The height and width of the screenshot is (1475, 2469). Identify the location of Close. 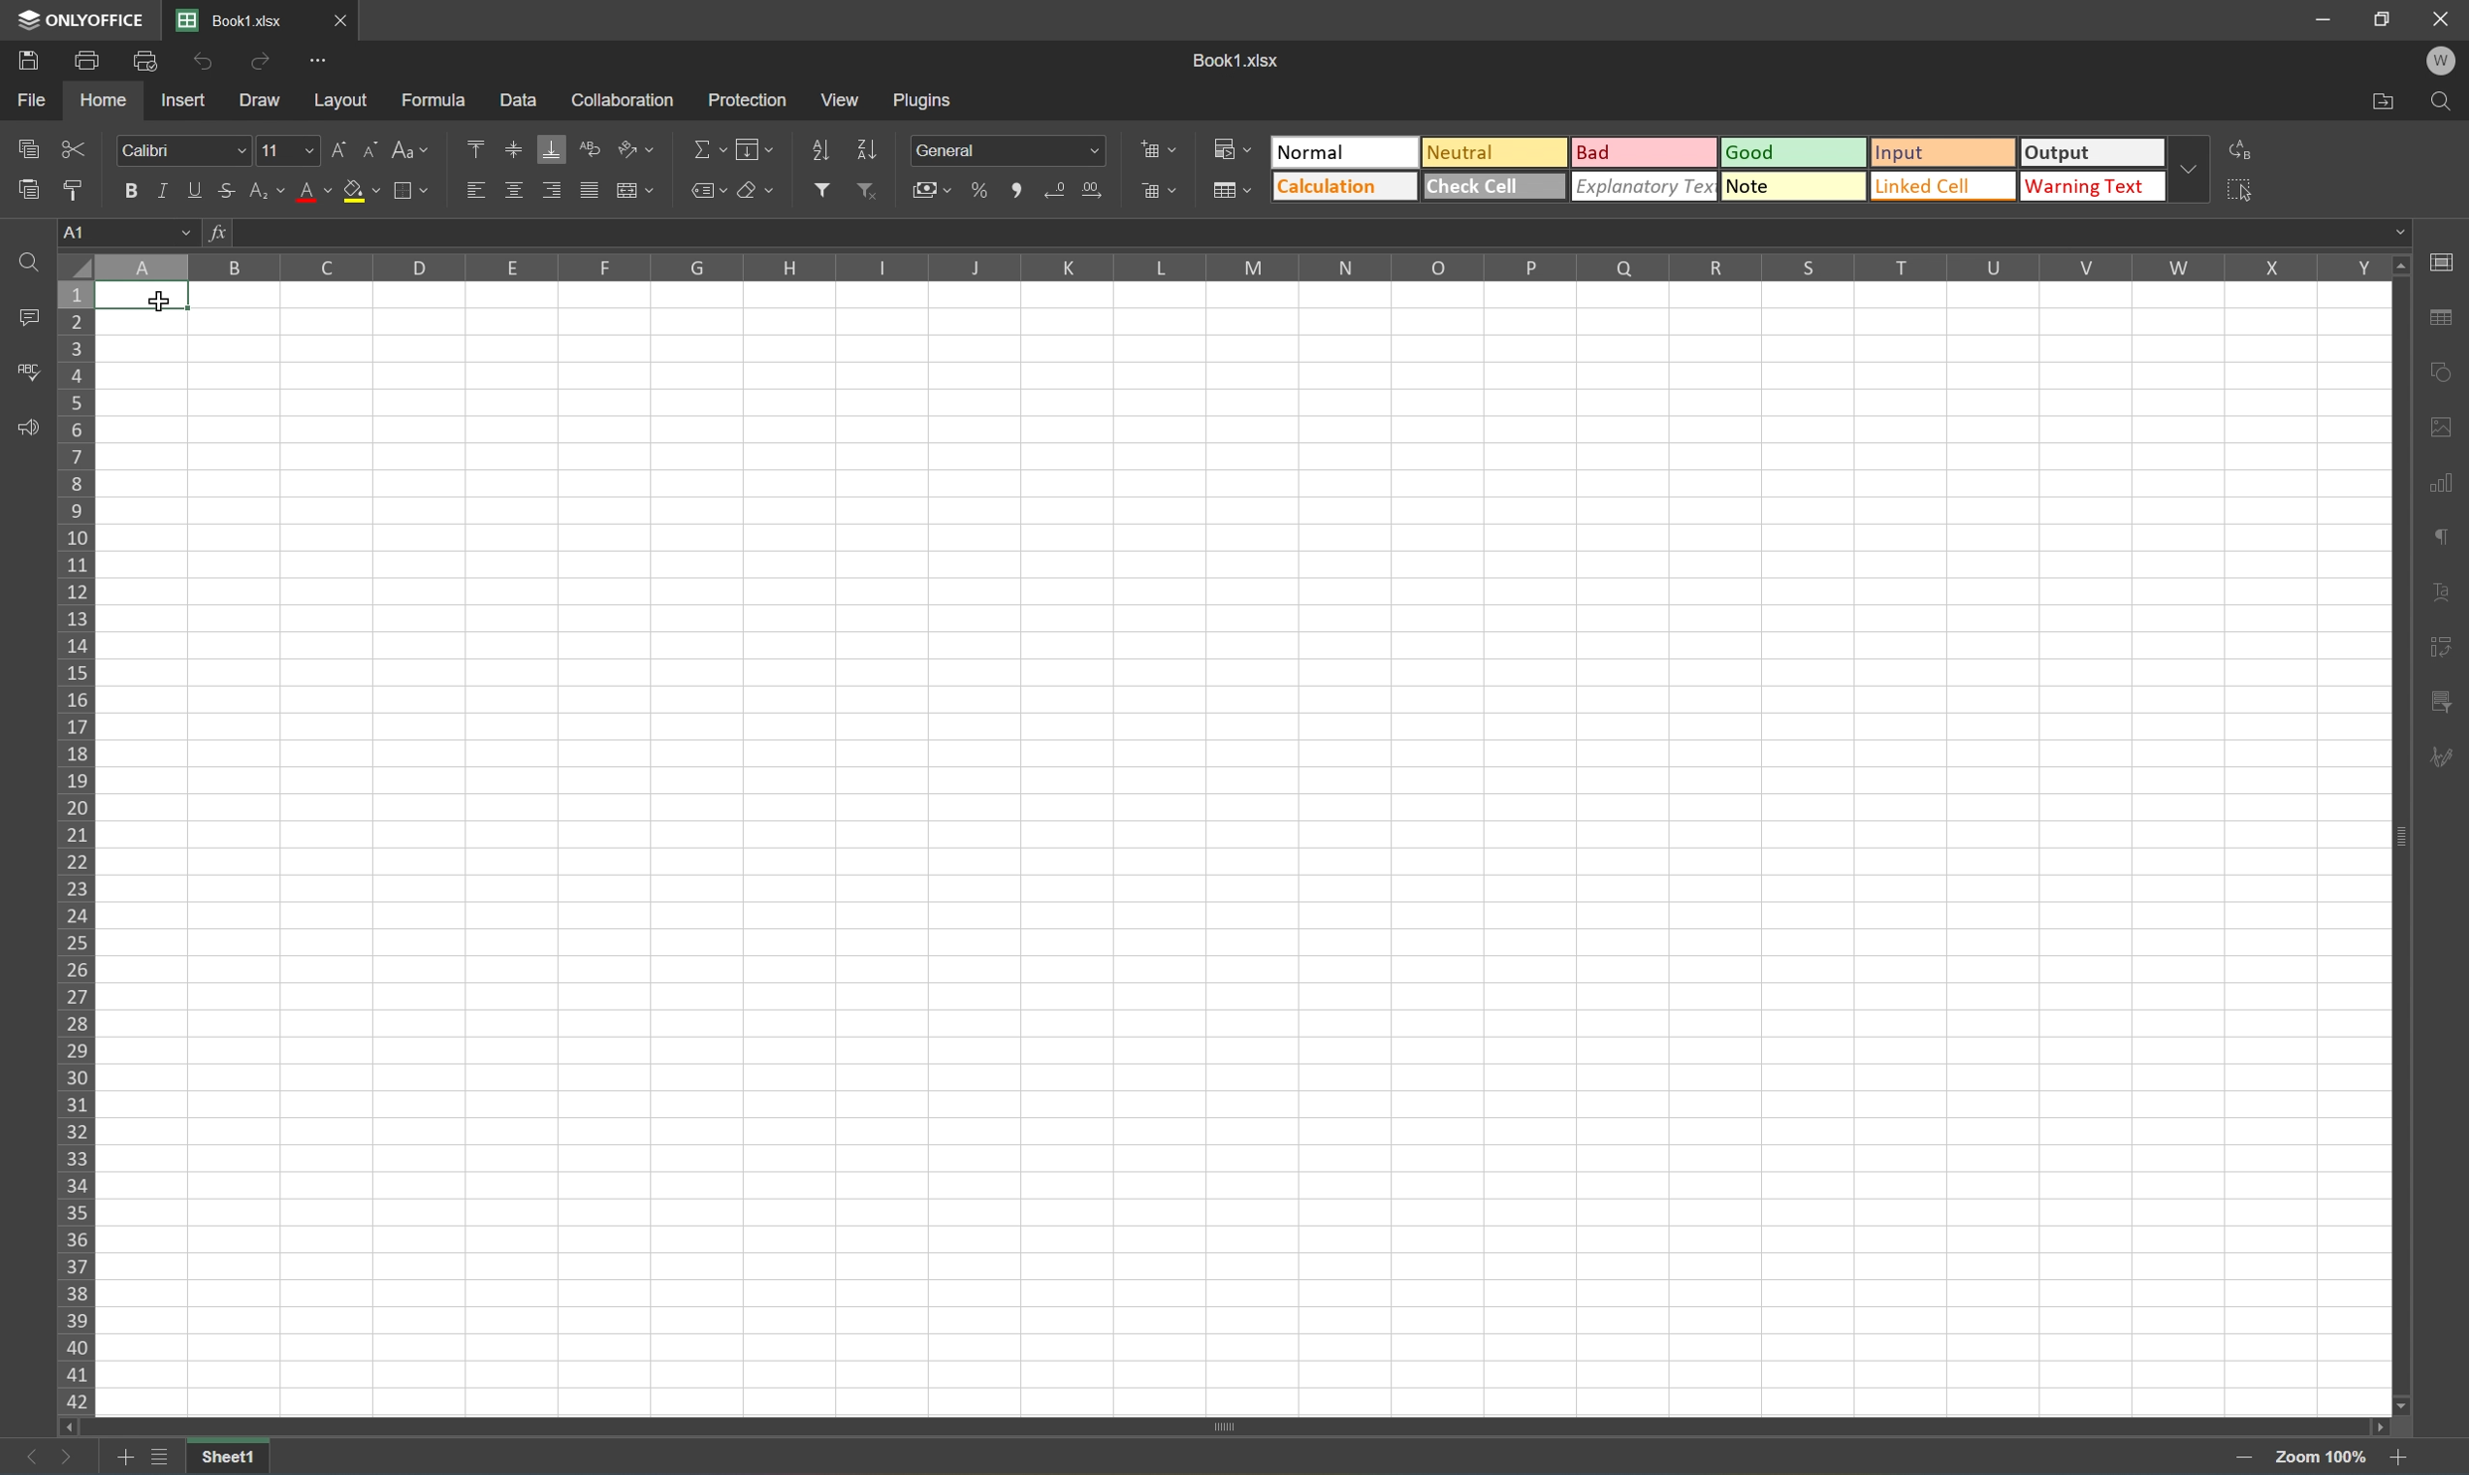
(2440, 19).